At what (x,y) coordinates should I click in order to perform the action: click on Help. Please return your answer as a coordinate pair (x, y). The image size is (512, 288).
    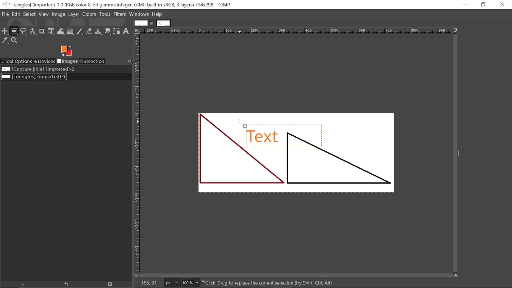
    Looking at the image, I should click on (157, 14).